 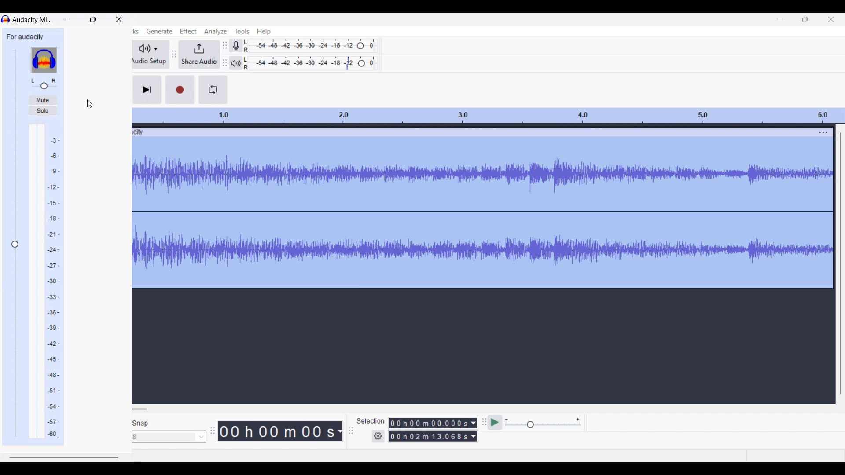 What do you see at coordinates (264, 32) in the screenshot?
I see `Help menu` at bounding box center [264, 32].